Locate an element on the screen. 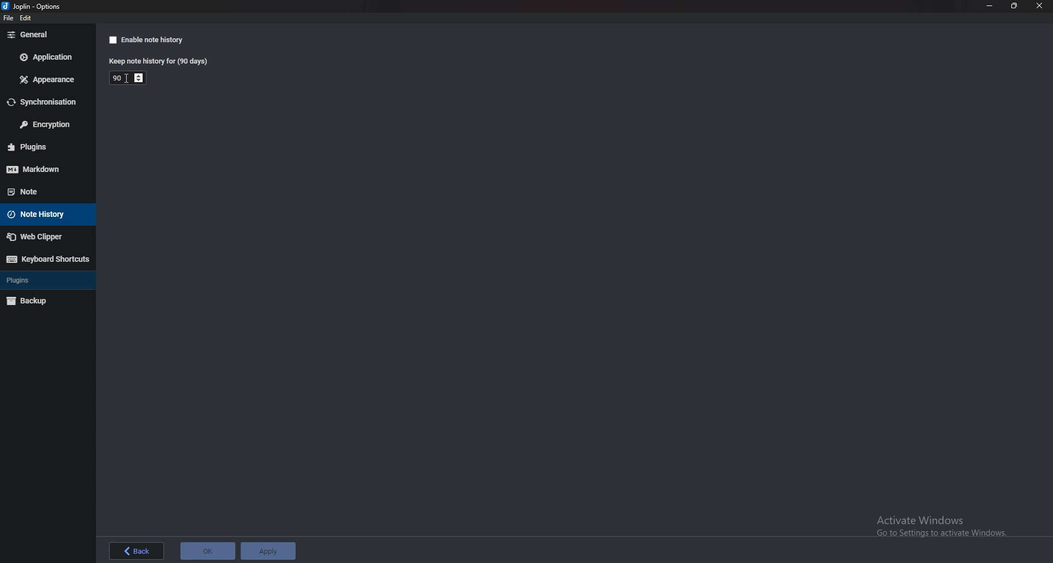  ok is located at coordinates (208, 551).